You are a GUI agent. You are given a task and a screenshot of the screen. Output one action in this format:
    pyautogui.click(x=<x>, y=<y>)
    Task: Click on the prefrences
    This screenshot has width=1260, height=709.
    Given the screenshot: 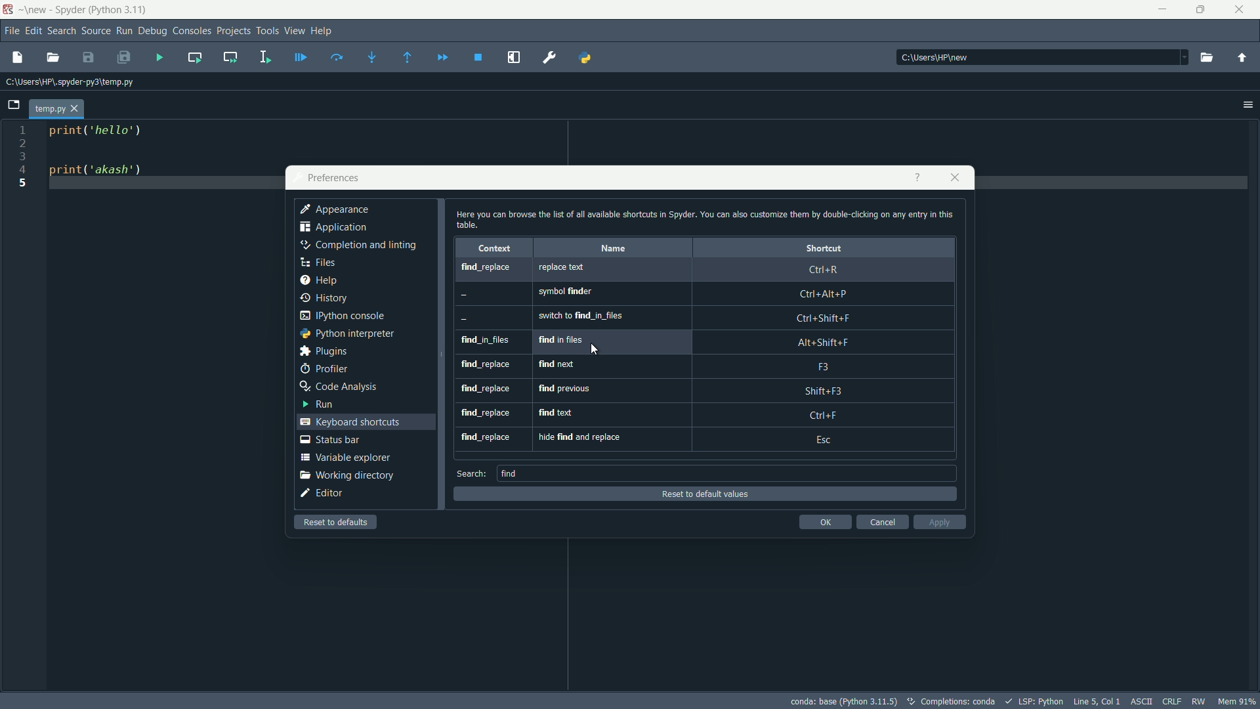 What is the action you would take?
    pyautogui.click(x=337, y=179)
    